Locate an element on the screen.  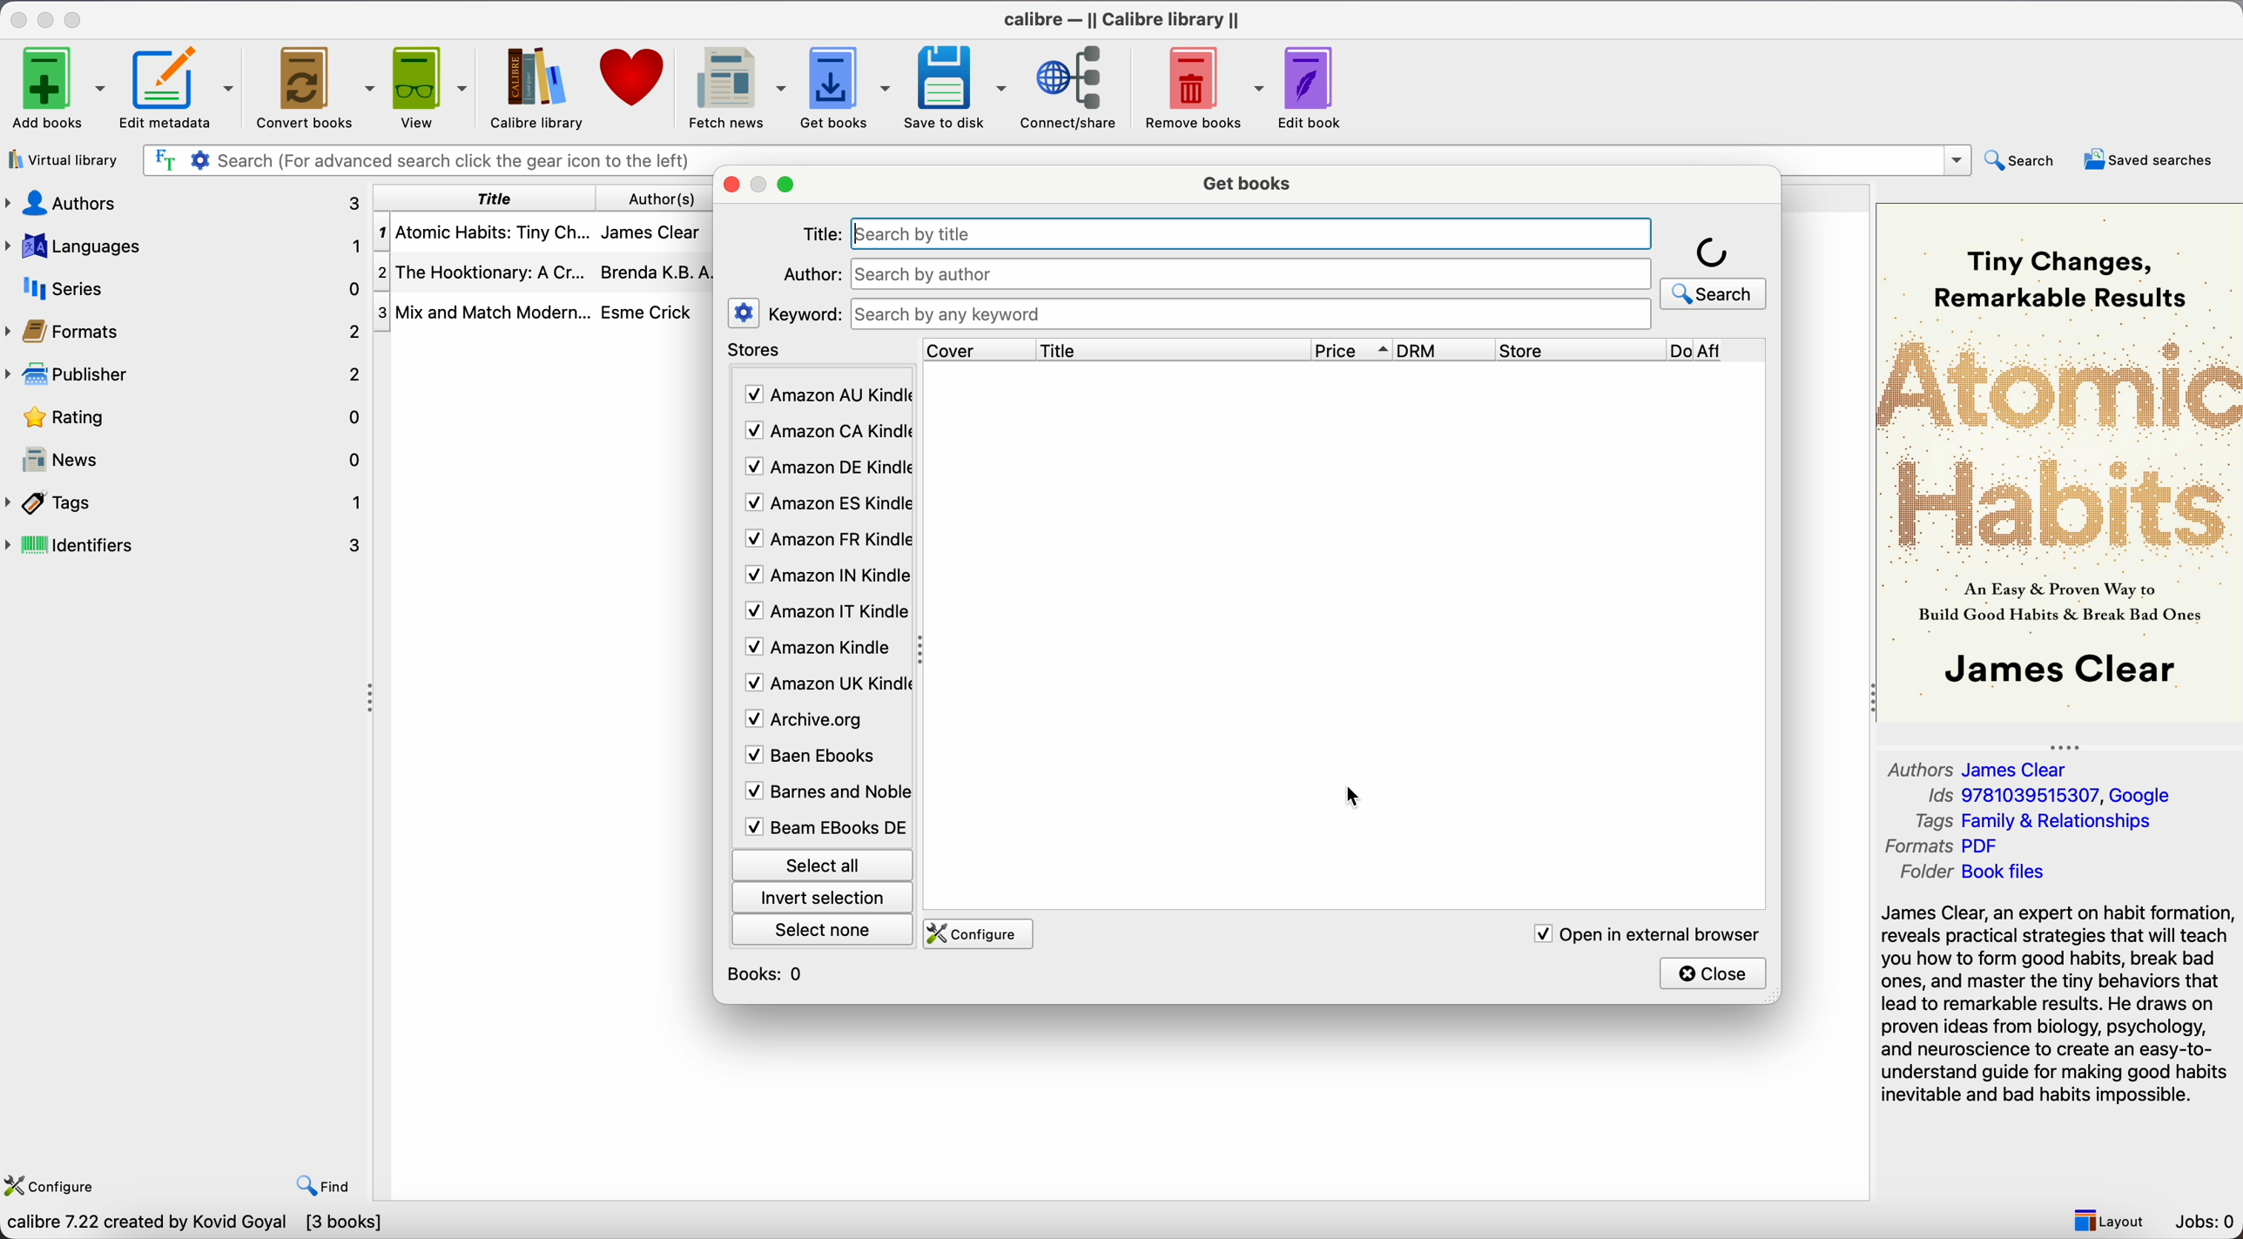
search bar is located at coordinates (1254, 232).